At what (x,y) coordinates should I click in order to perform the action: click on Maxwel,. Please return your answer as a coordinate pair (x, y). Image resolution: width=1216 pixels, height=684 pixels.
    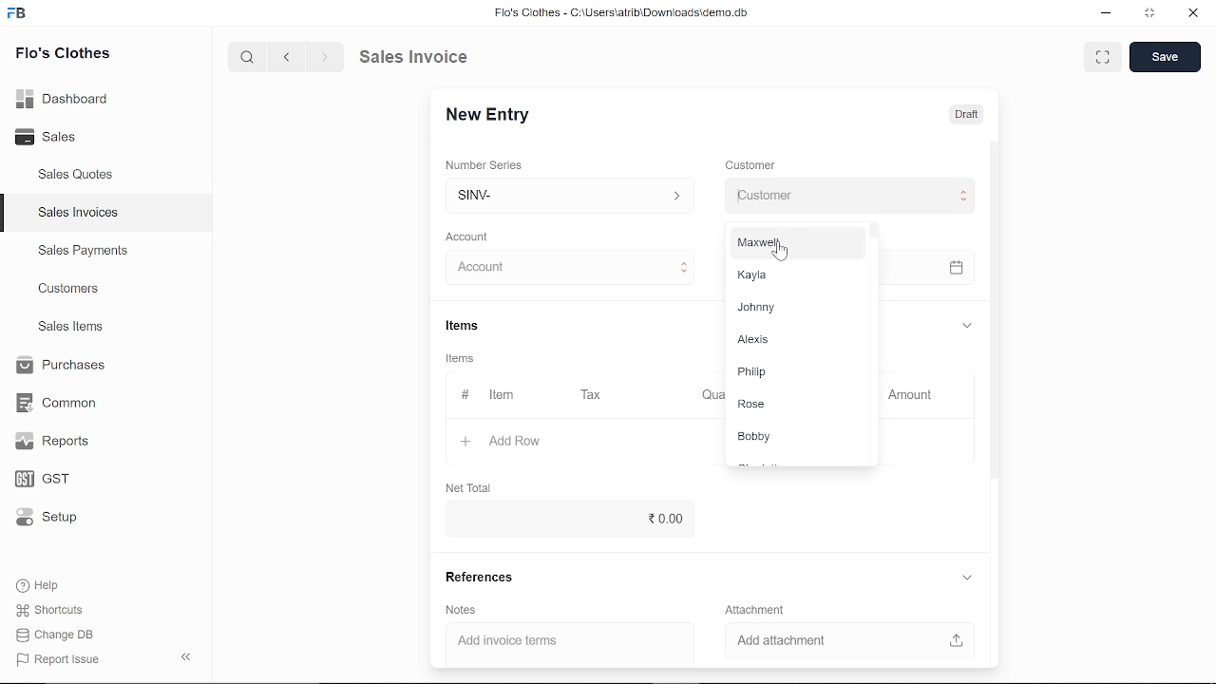
    Looking at the image, I should click on (799, 242).